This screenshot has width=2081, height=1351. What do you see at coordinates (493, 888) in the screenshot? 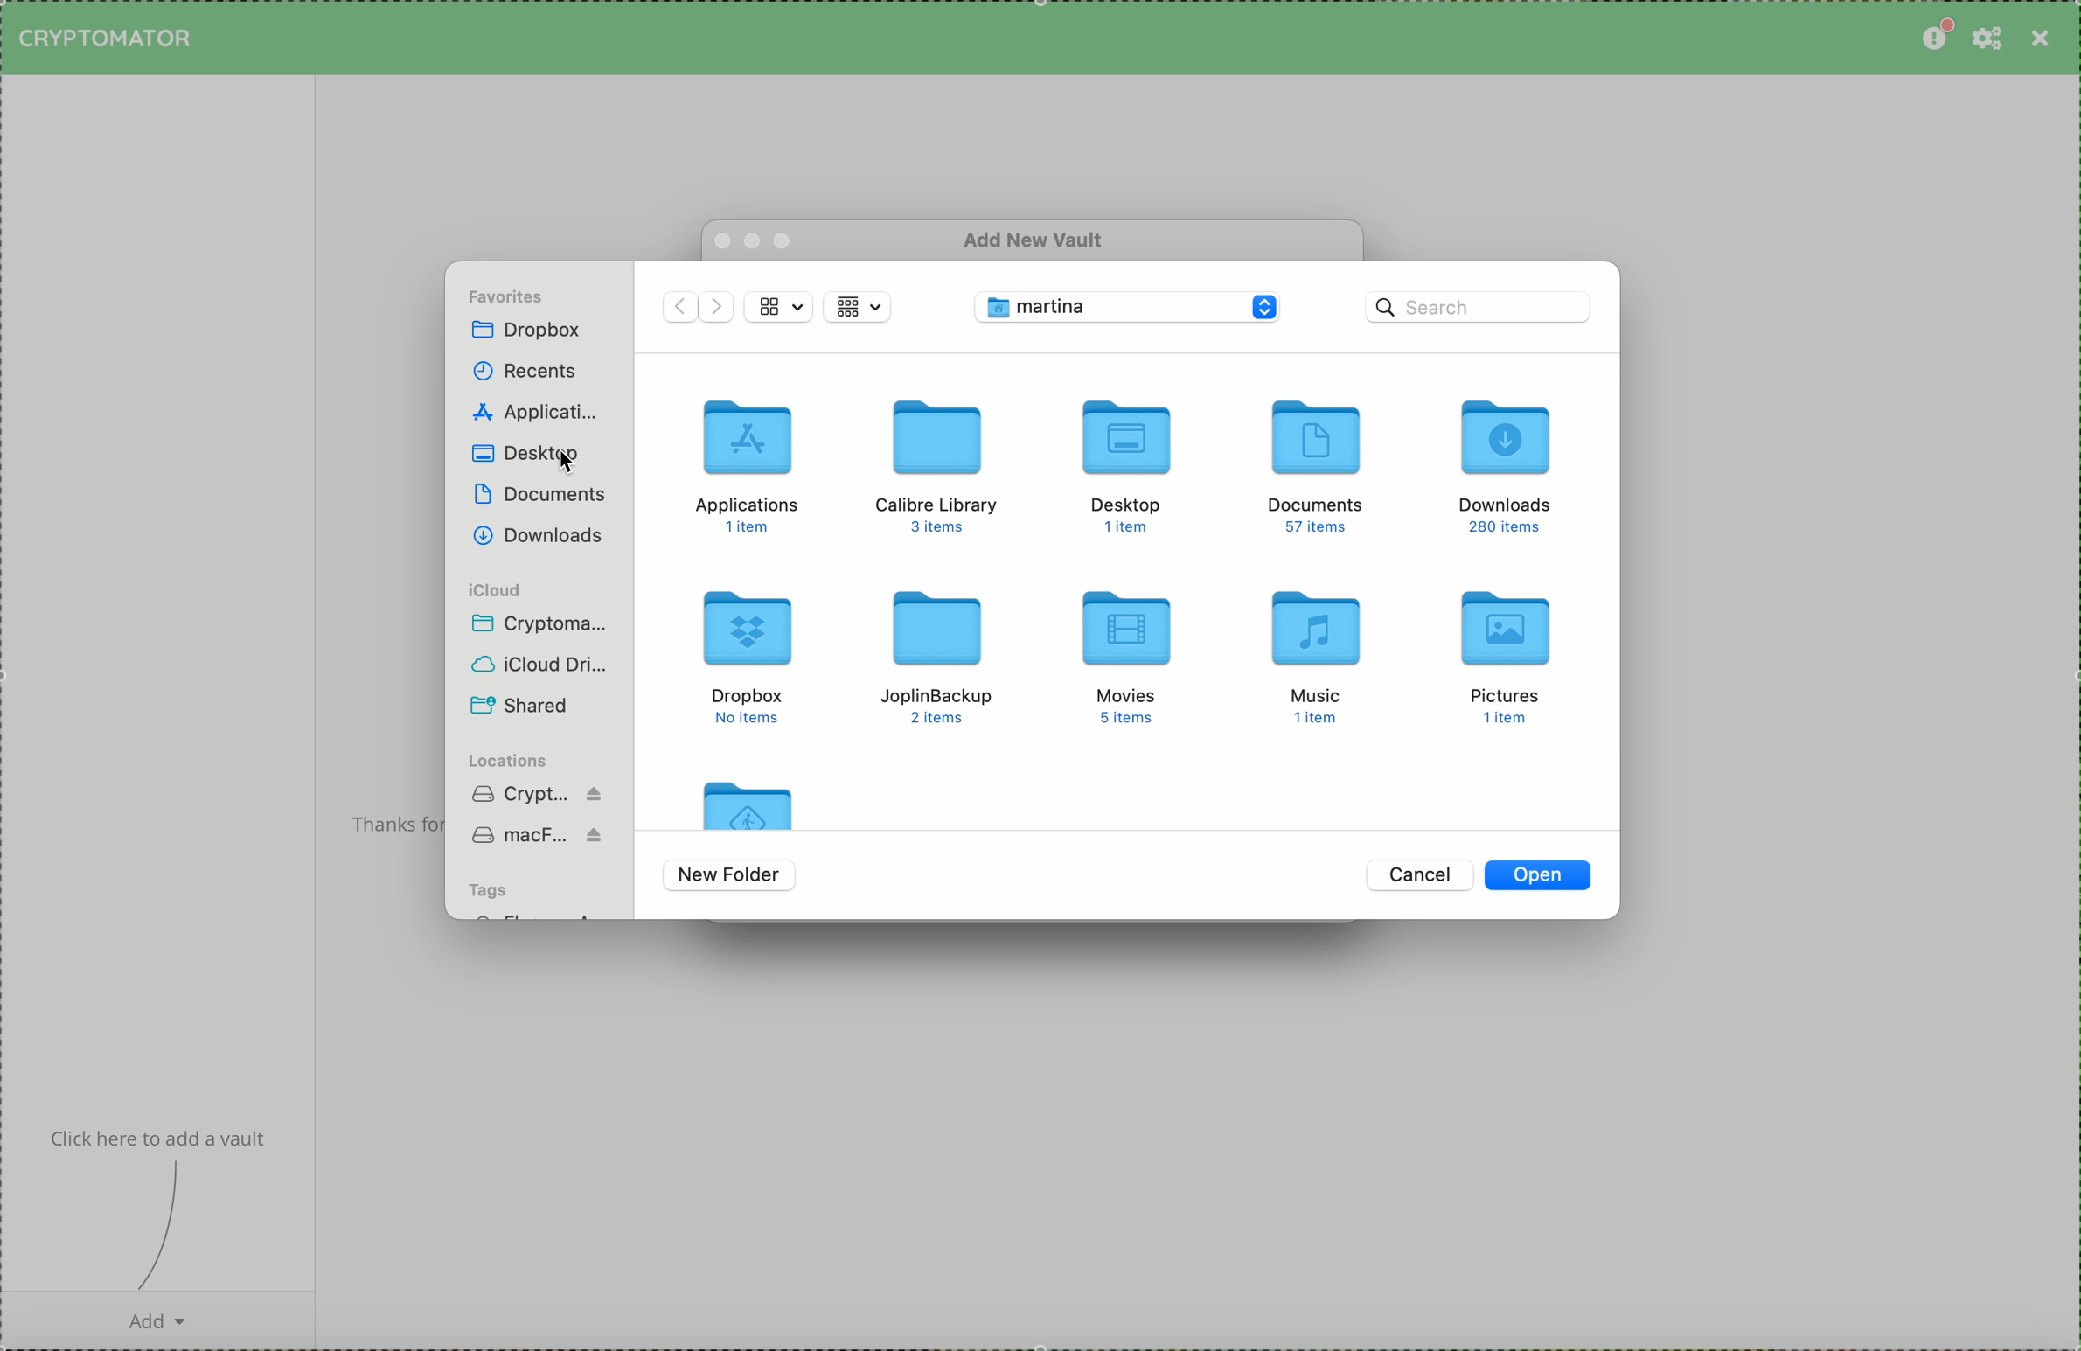
I see `tags` at bounding box center [493, 888].